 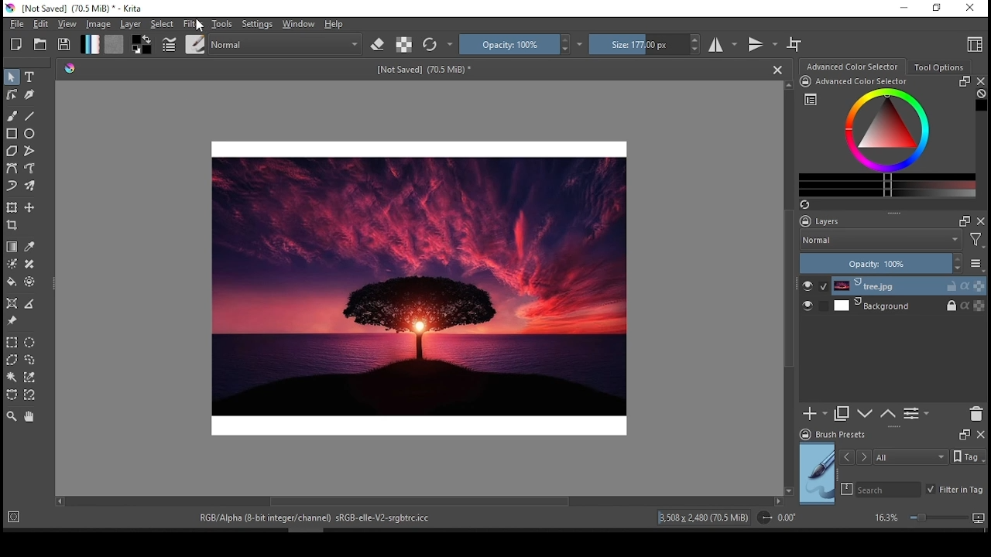 I want to click on draw a gradient, so click(x=12, y=246).